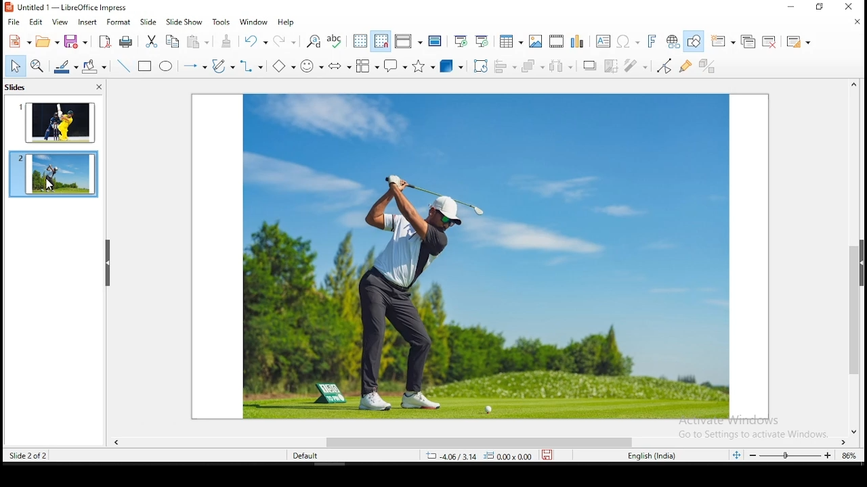 The width and height of the screenshot is (867, 487). What do you see at coordinates (152, 41) in the screenshot?
I see `cut` at bounding box center [152, 41].